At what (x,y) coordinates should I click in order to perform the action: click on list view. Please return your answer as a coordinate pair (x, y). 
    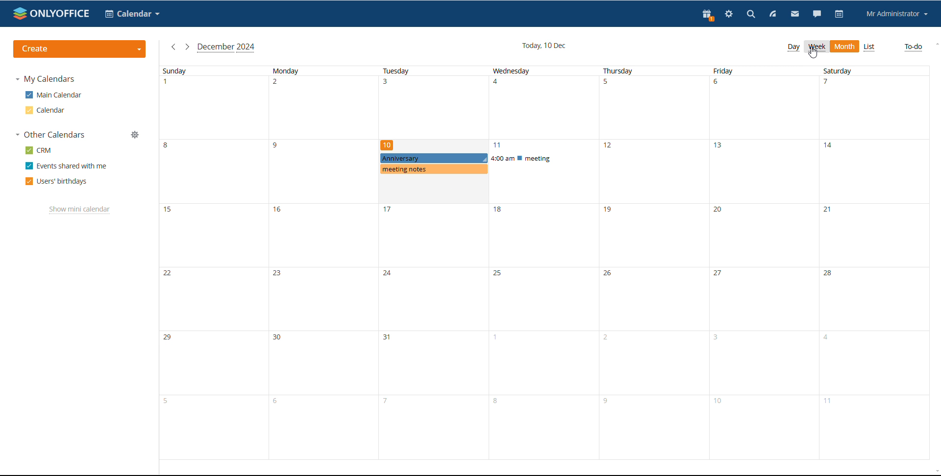
    Looking at the image, I should click on (869, 48).